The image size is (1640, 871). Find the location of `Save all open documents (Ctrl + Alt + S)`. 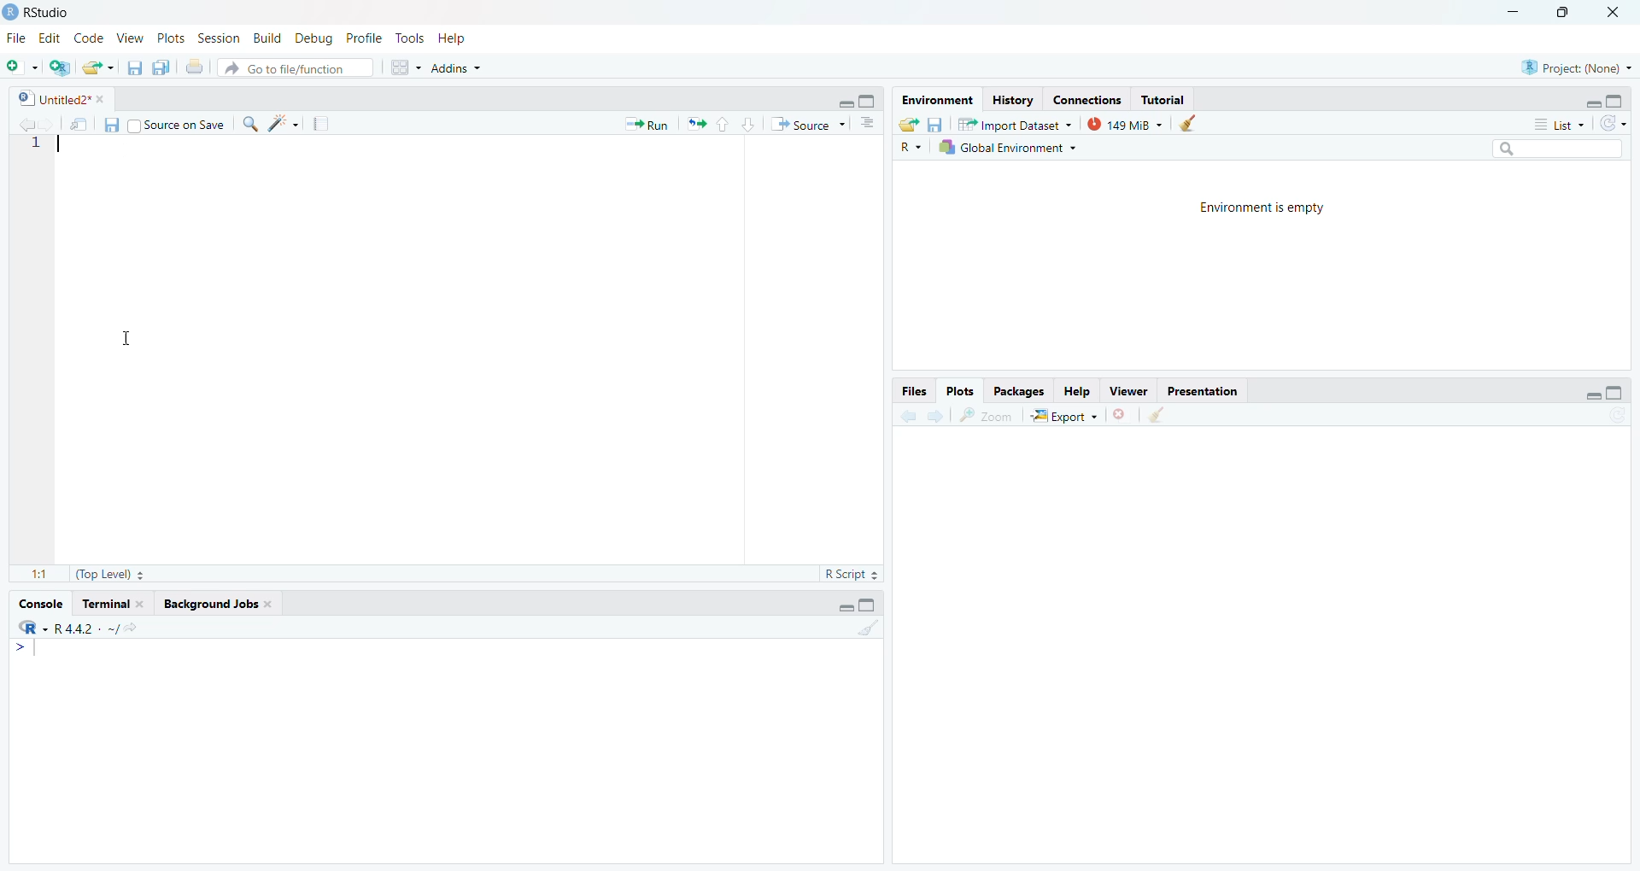

Save all open documents (Ctrl + Alt + S) is located at coordinates (160, 68).